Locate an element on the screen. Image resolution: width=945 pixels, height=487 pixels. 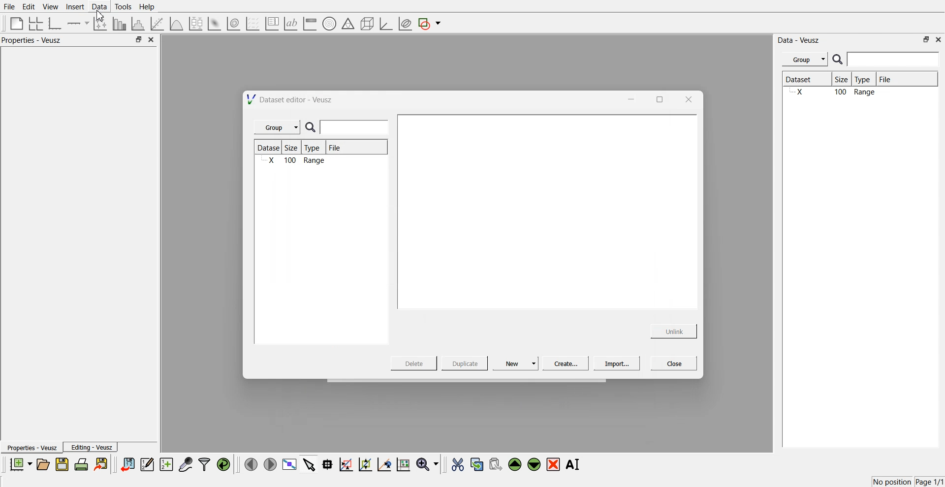
new documents is located at coordinates (20, 464).